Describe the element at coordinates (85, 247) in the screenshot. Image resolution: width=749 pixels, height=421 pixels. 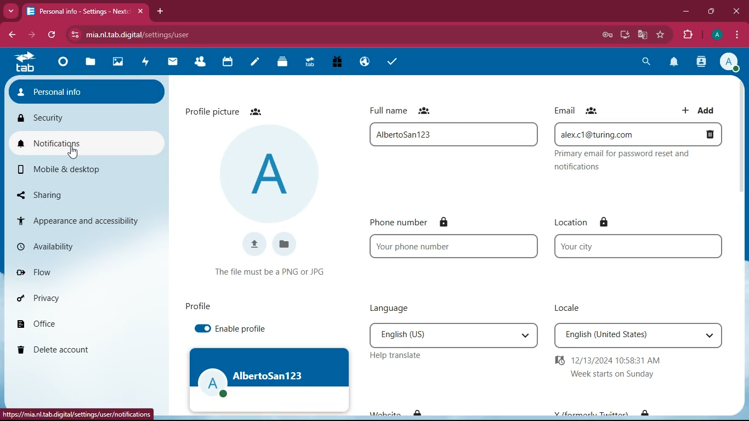
I see `availability` at that location.